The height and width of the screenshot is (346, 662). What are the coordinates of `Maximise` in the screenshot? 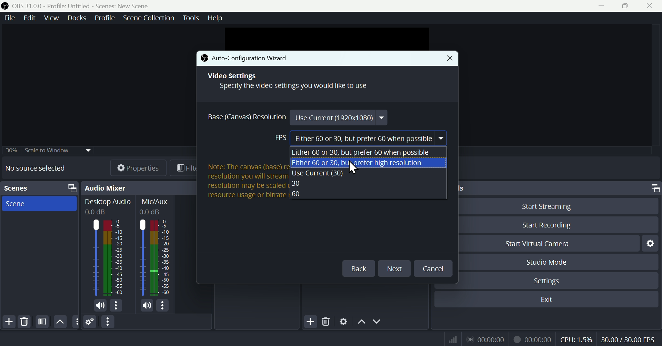 It's located at (627, 6).